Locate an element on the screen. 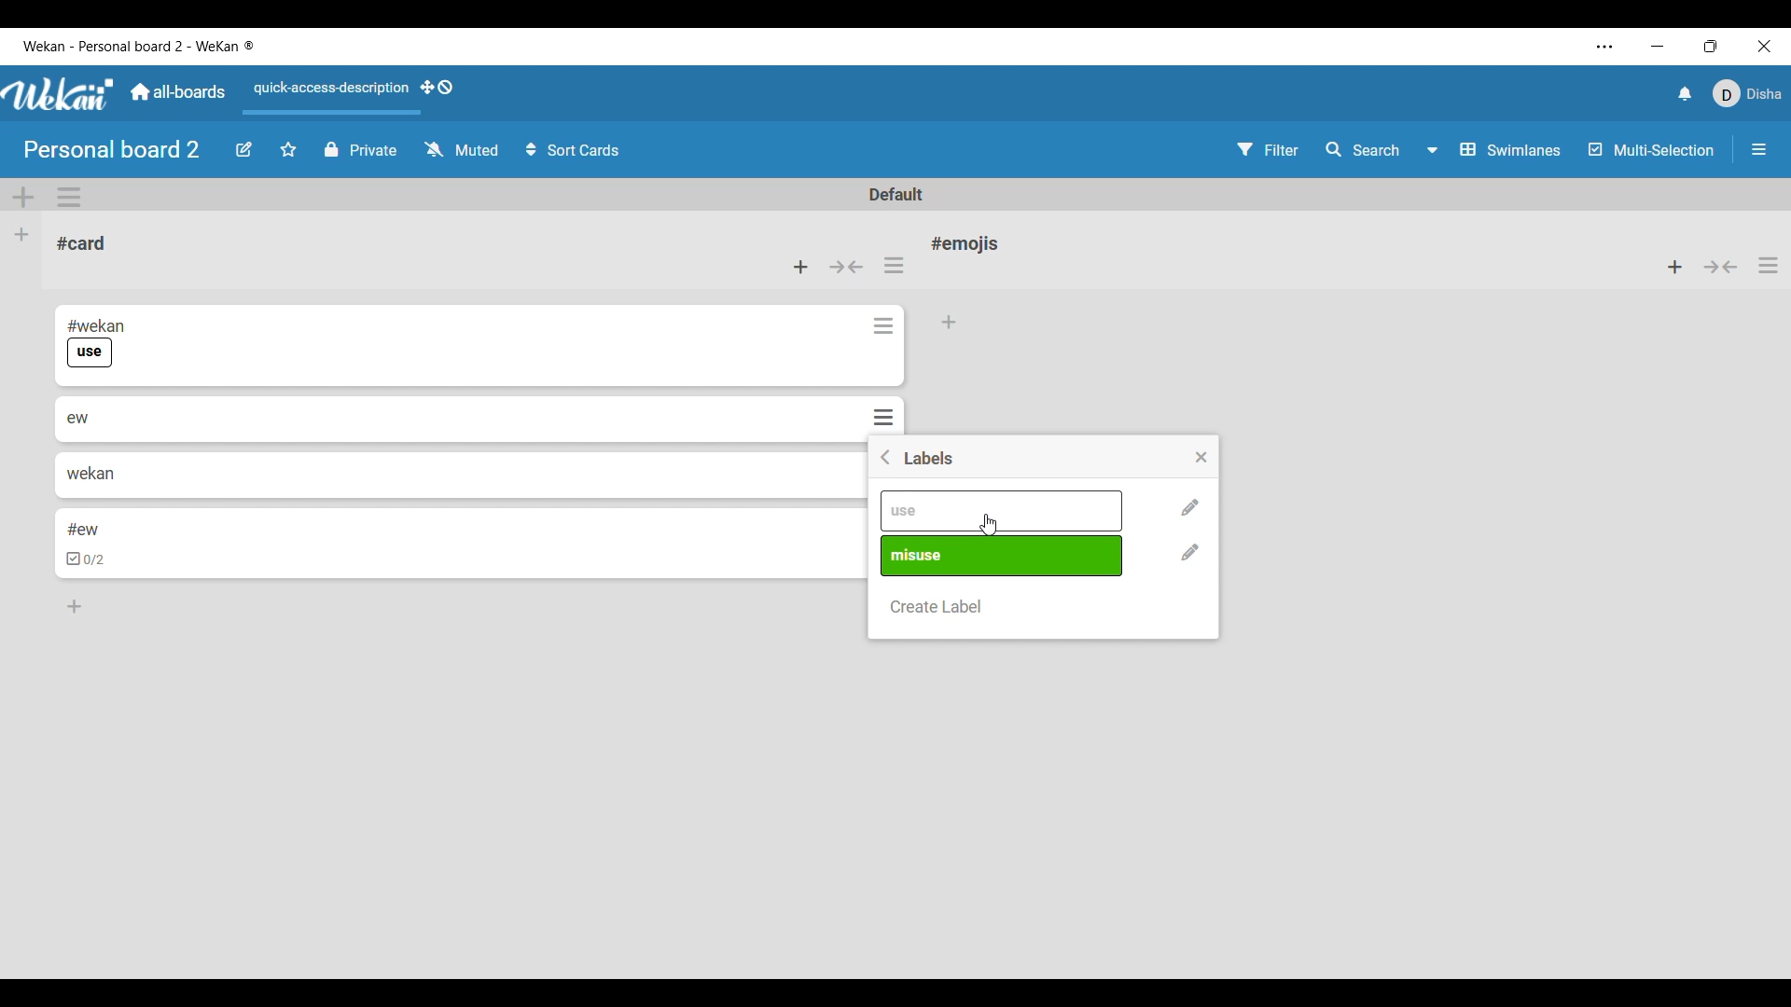 The height and width of the screenshot is (1007, 1791). Show desktop drag handles is located at coordinates (437, 87).